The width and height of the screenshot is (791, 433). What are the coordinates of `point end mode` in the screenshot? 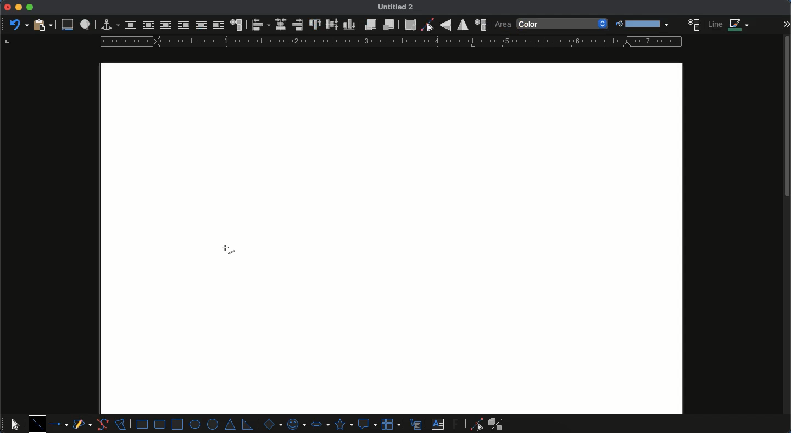 It's located at (475, 424).